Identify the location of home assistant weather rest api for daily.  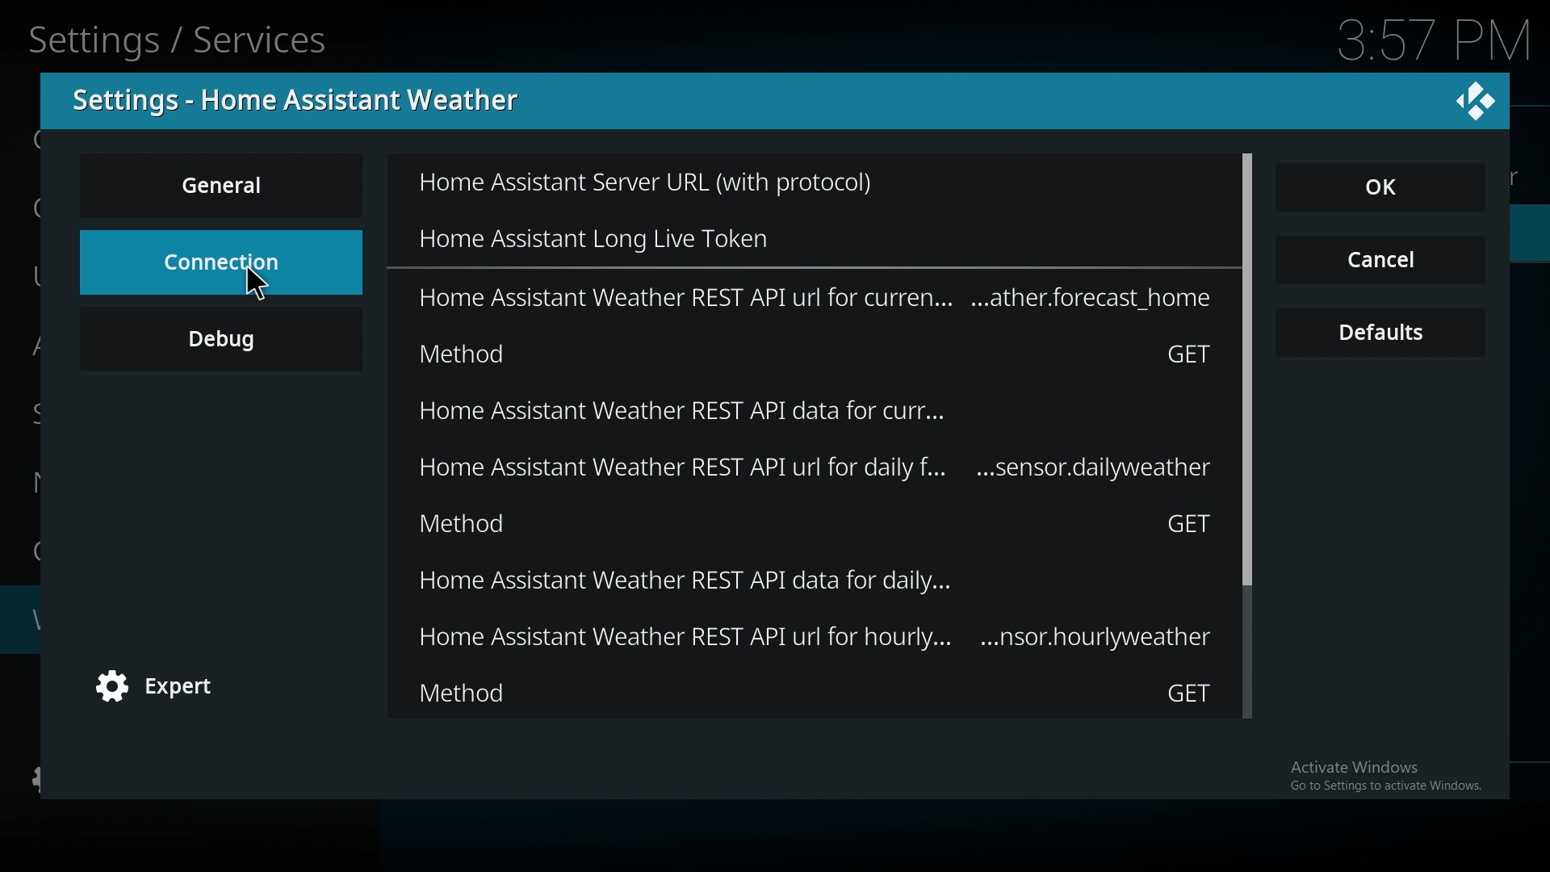
(816, 582).